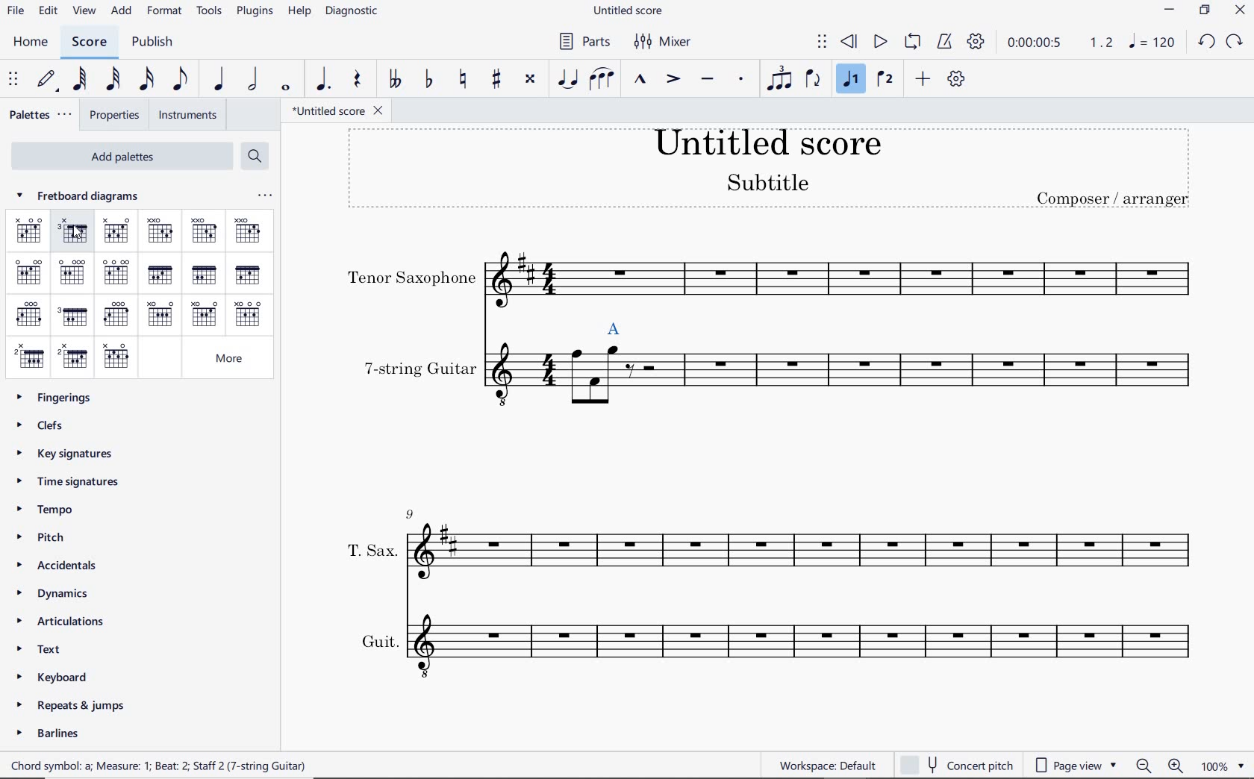 The height and width of the screenshot is (779, 1254). What do you see at coordinates (1241, 11) in the screenshot?
I see `CLOSE` at bounding box center [1241, 11].